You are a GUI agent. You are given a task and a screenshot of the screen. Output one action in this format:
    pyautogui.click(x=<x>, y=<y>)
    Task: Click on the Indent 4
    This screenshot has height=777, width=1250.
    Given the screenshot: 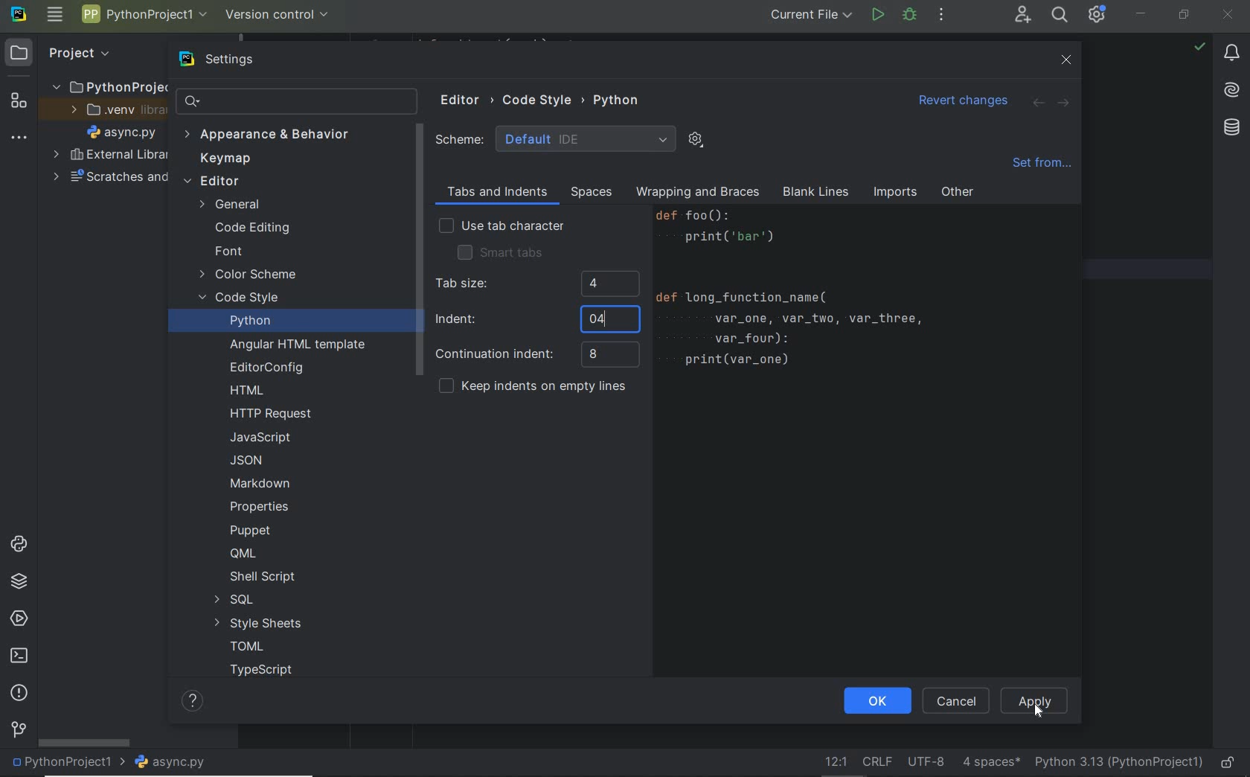 What is the action you would take?
    pyautogui.click(x=536, y=321)
    